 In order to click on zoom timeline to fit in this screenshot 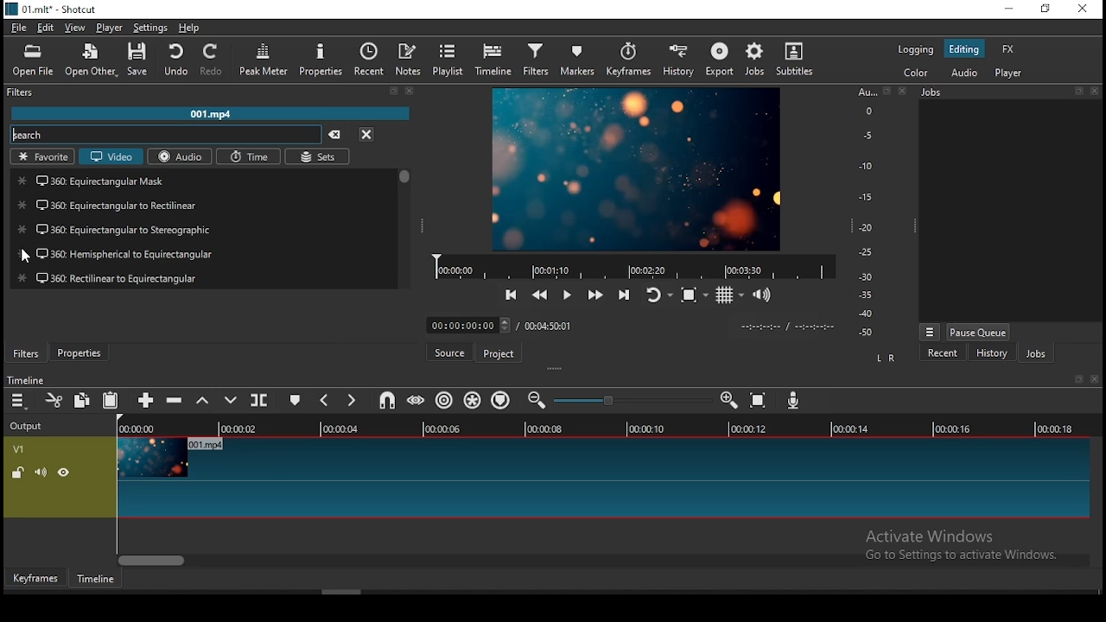, I will do `click(763, 403)`.